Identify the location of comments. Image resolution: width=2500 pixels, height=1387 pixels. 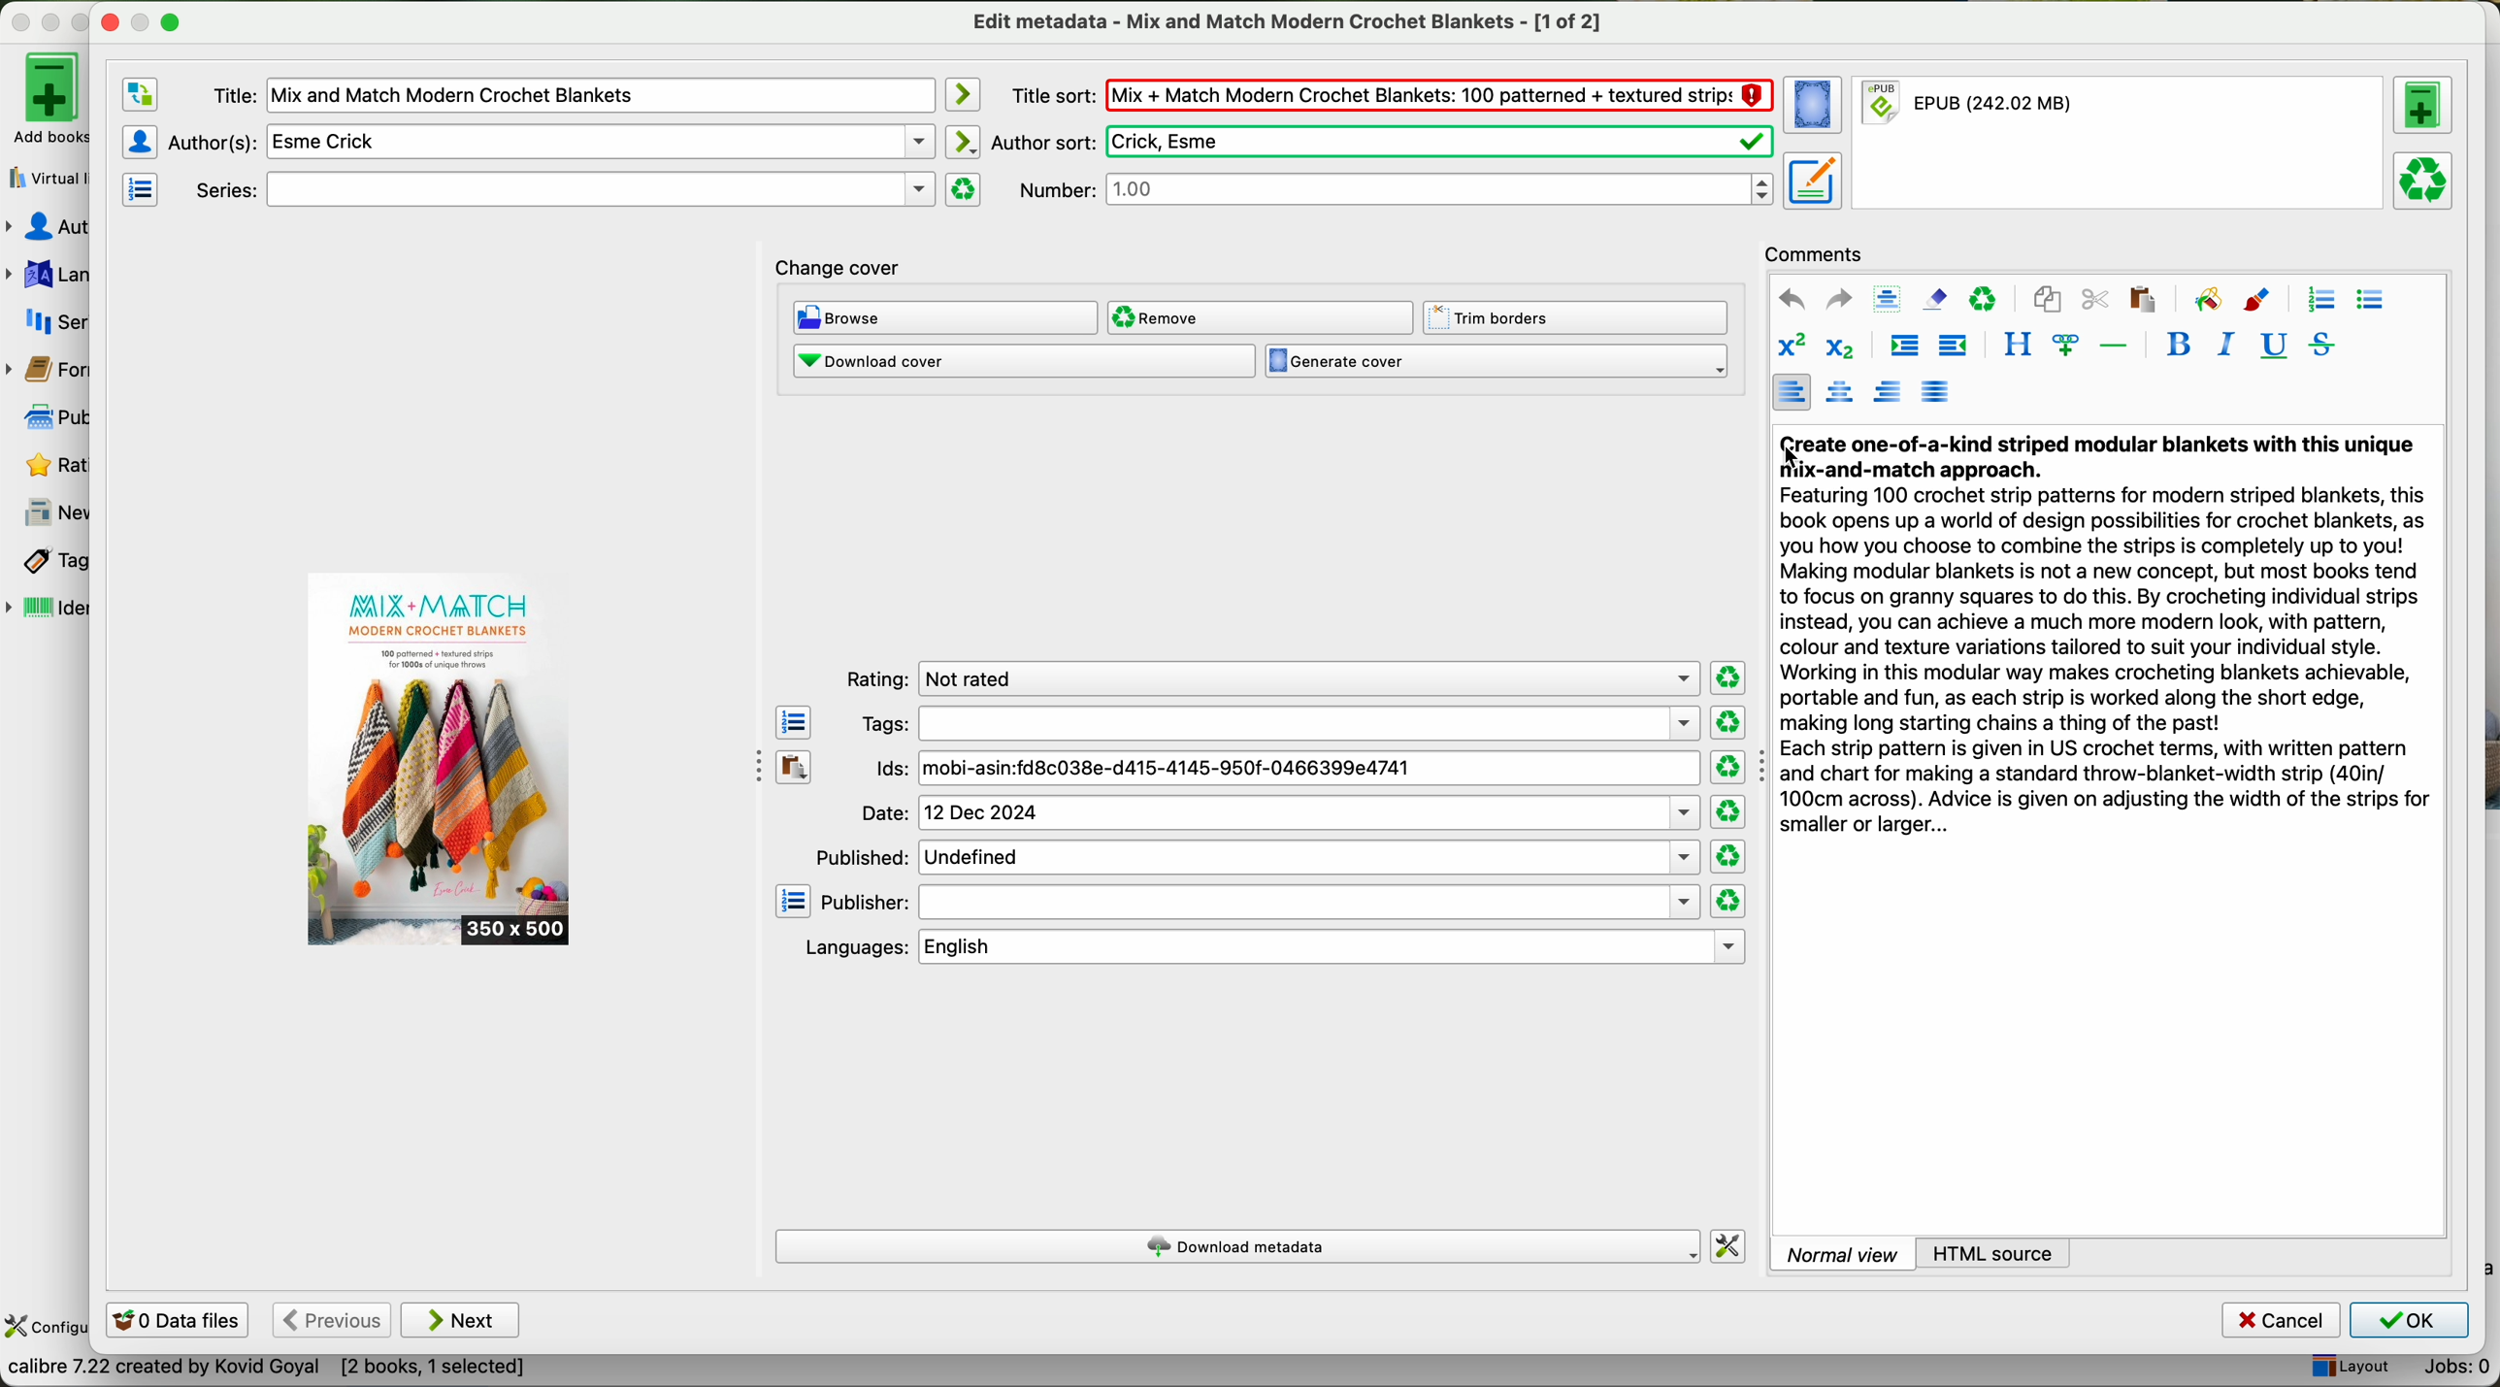
(1820, 251).